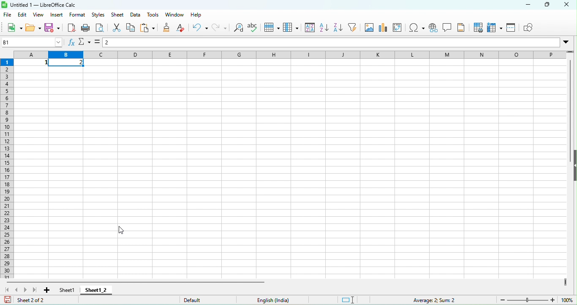 This screenshot has height=305, width=577. What do you see at coordinates (220, 29) in the screenshot?
I see `redo` at bounding box center [220, 29].